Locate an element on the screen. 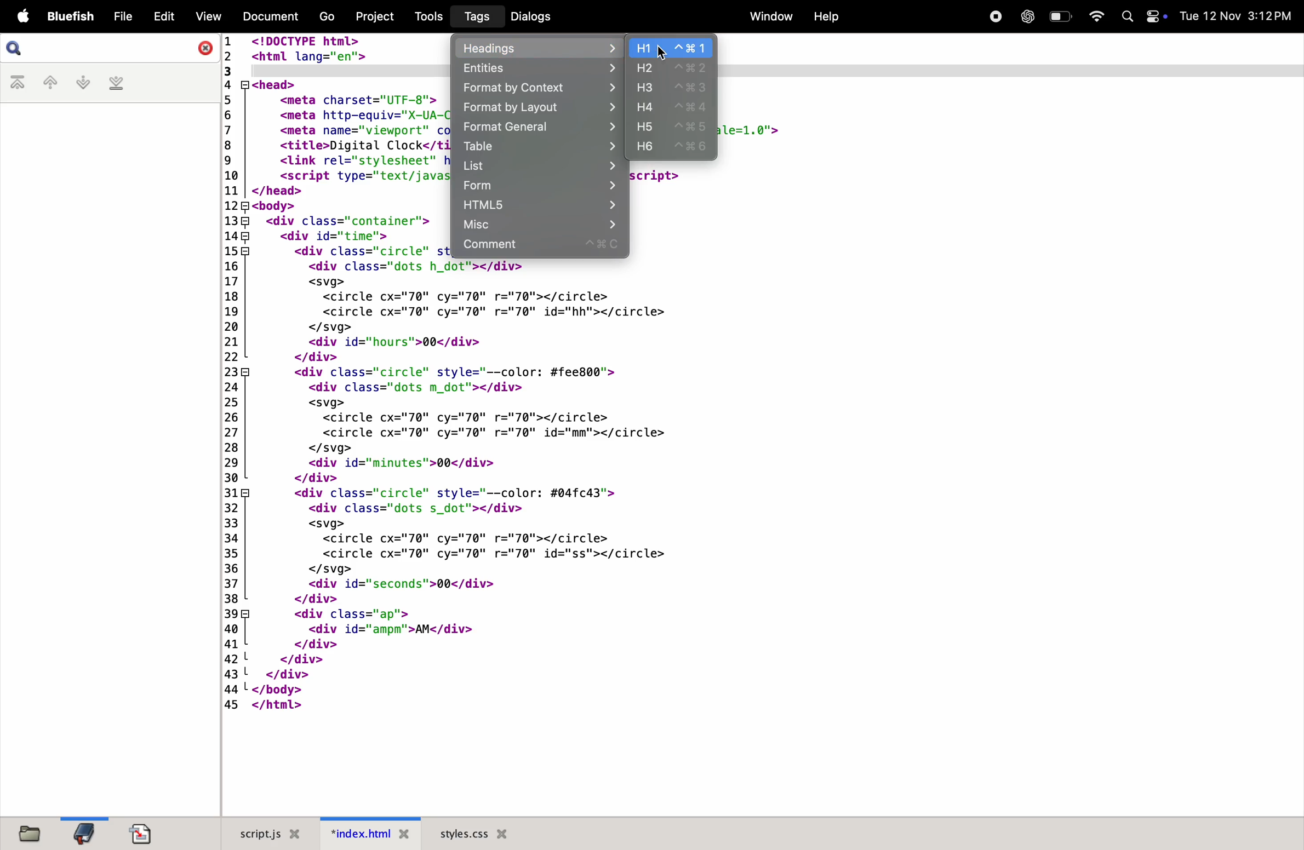 This screenshot has height=850, width=1304. script.js is located at coordinates (264, 834).